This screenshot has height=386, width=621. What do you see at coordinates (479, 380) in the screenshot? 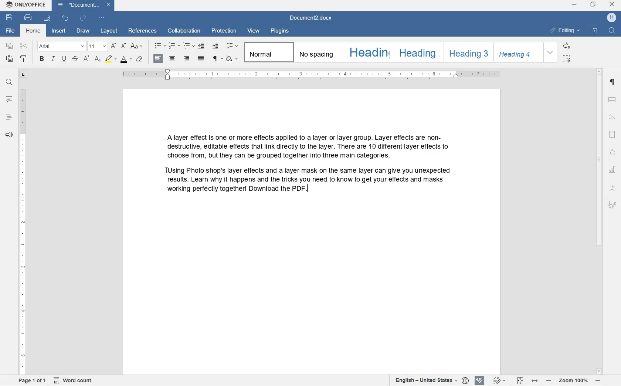
I see `SPELL CHECKING` at bounding box center [479, 380].